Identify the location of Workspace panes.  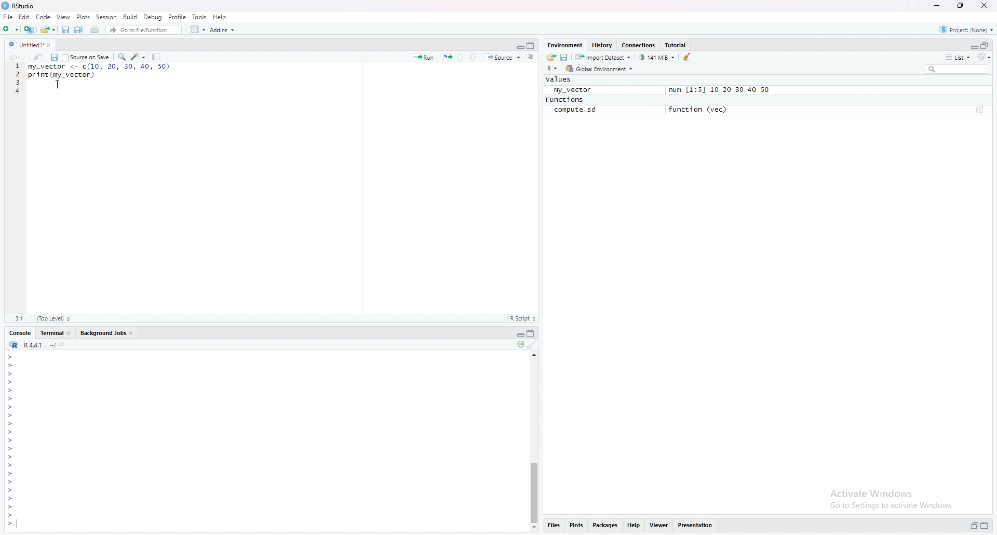
(196, 29).